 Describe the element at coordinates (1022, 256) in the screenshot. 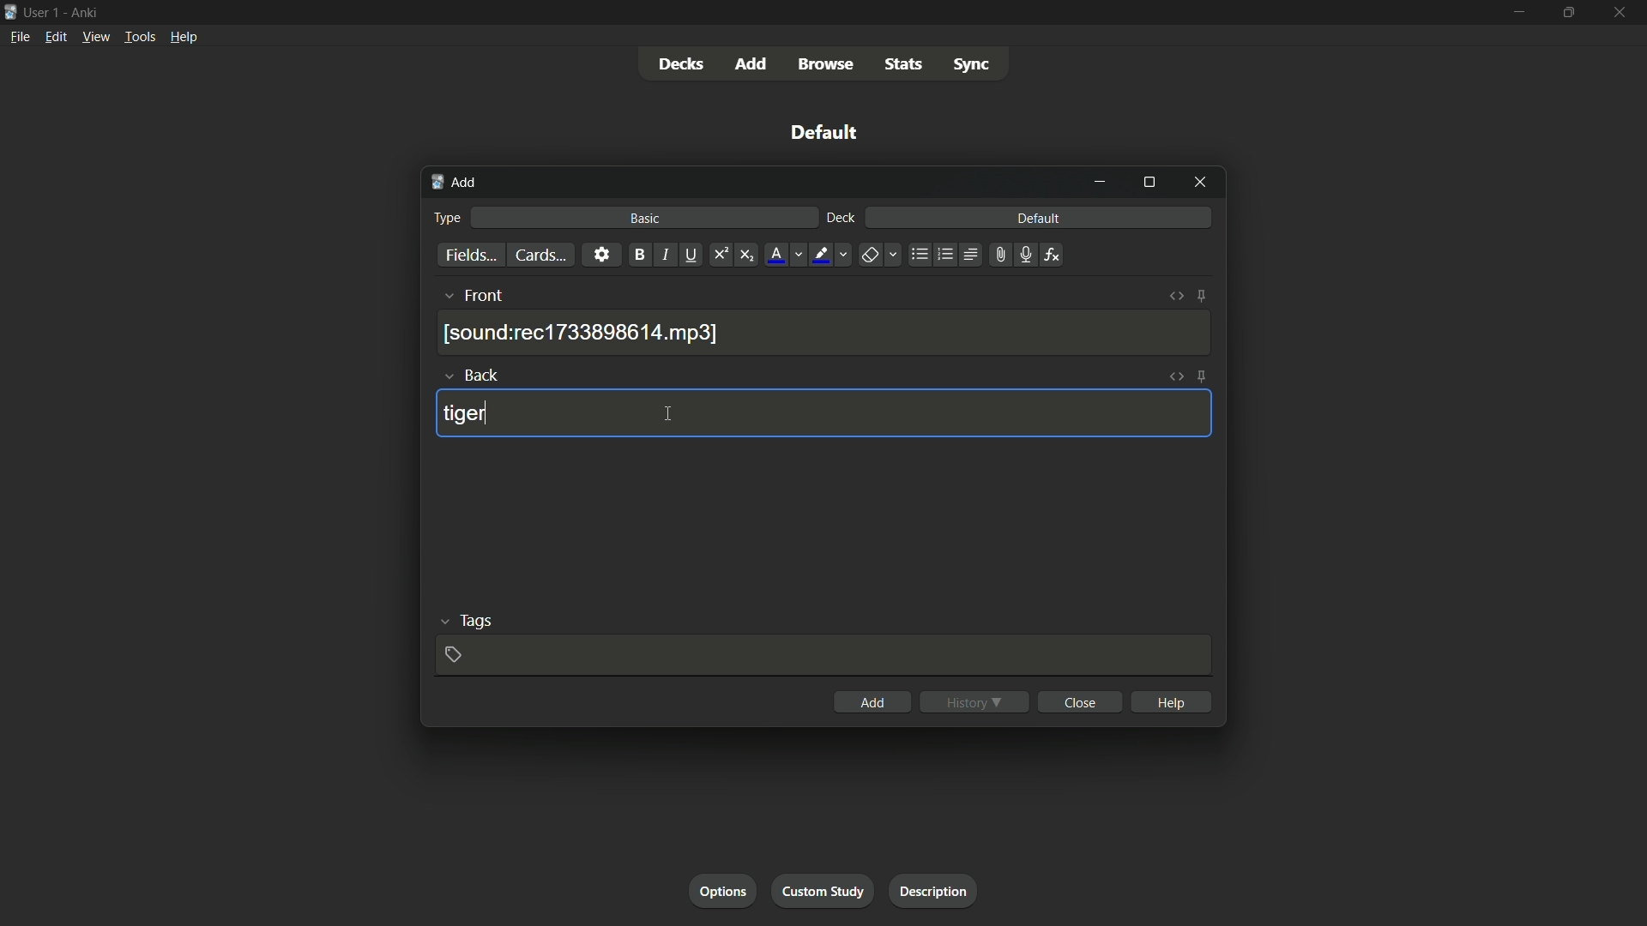

I see `record audio` at that location.